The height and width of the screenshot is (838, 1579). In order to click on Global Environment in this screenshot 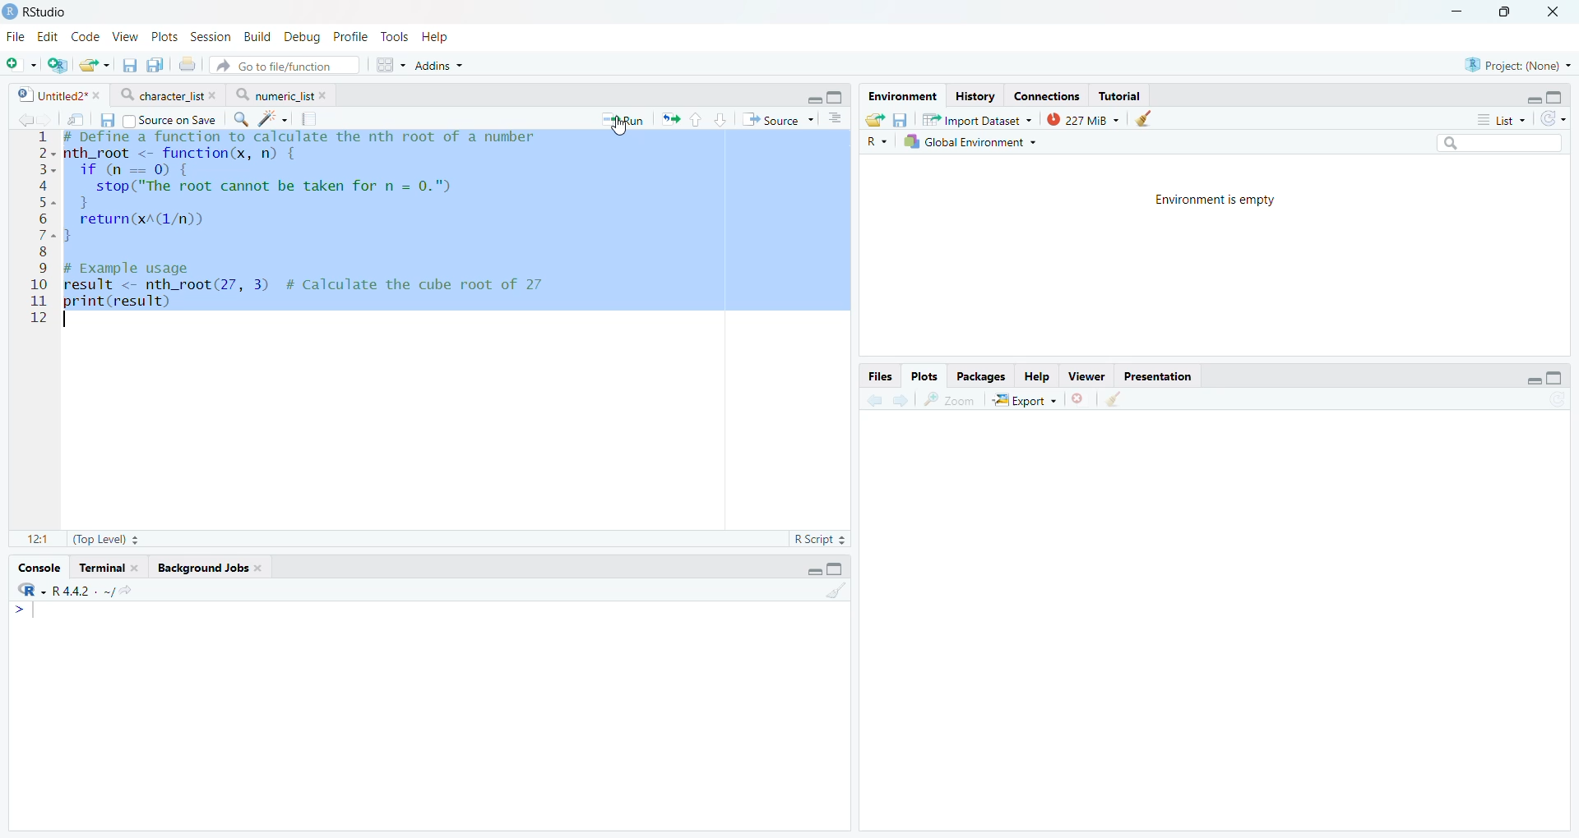, I will do `click(970, 141)`.